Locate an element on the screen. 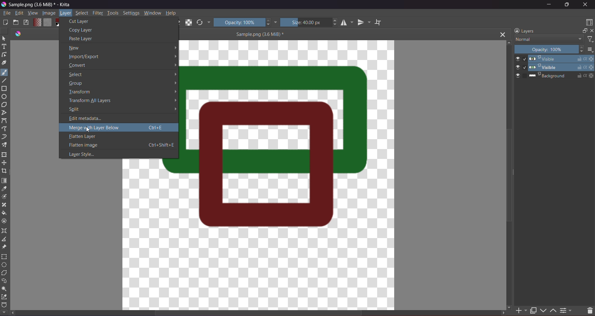 The image size is (595, 316). Window is located at coordinates (152, 13).